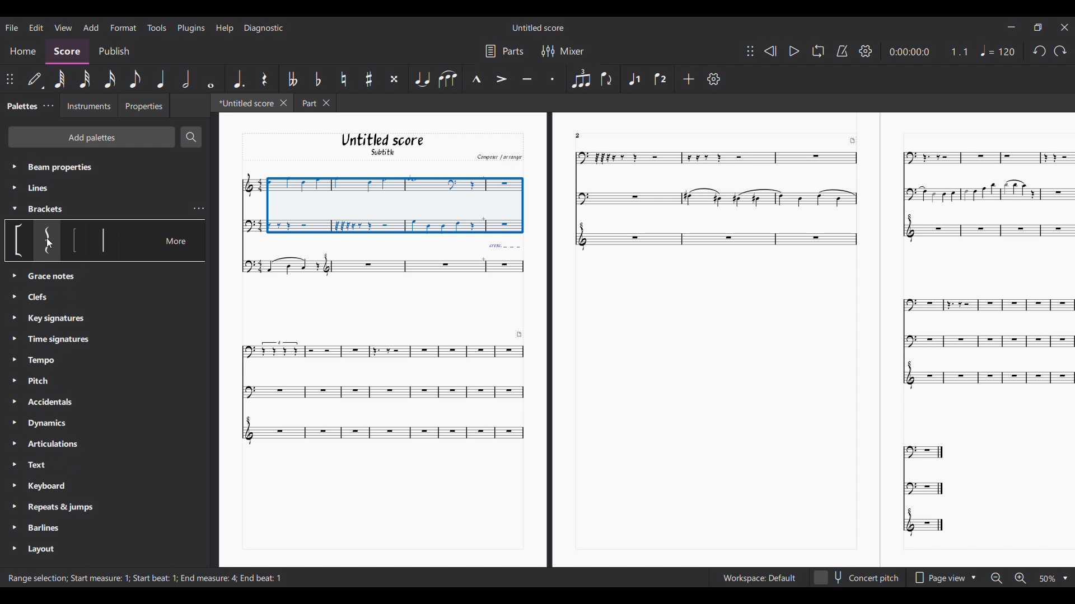 This screenshot has height=604, width=1075. Describe the element at coordinates (923, 487) in the screenshot. I see `` at that location.